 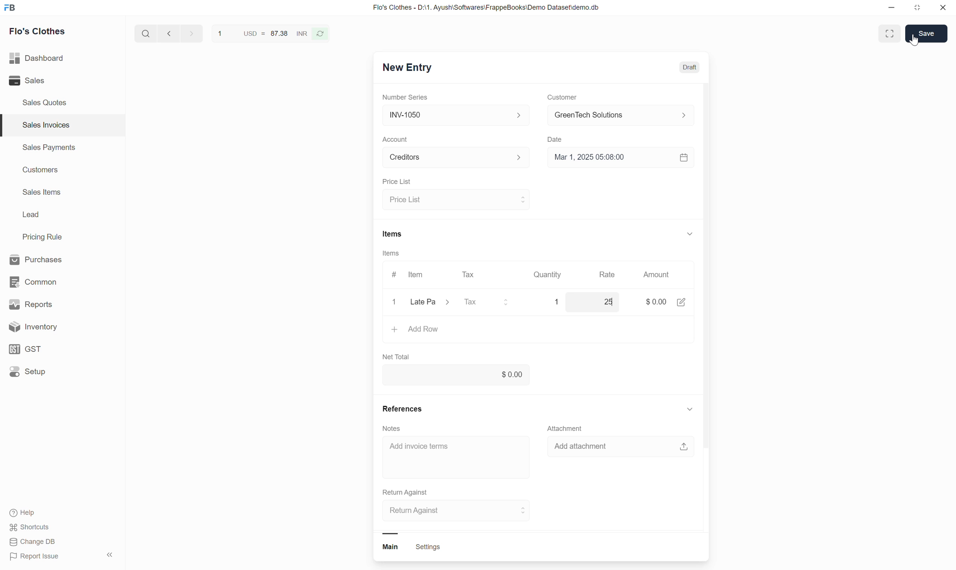 What do you see at coordinates (417, 275) in the screenshot?
I see `Item` at bounding box center [417, 275].